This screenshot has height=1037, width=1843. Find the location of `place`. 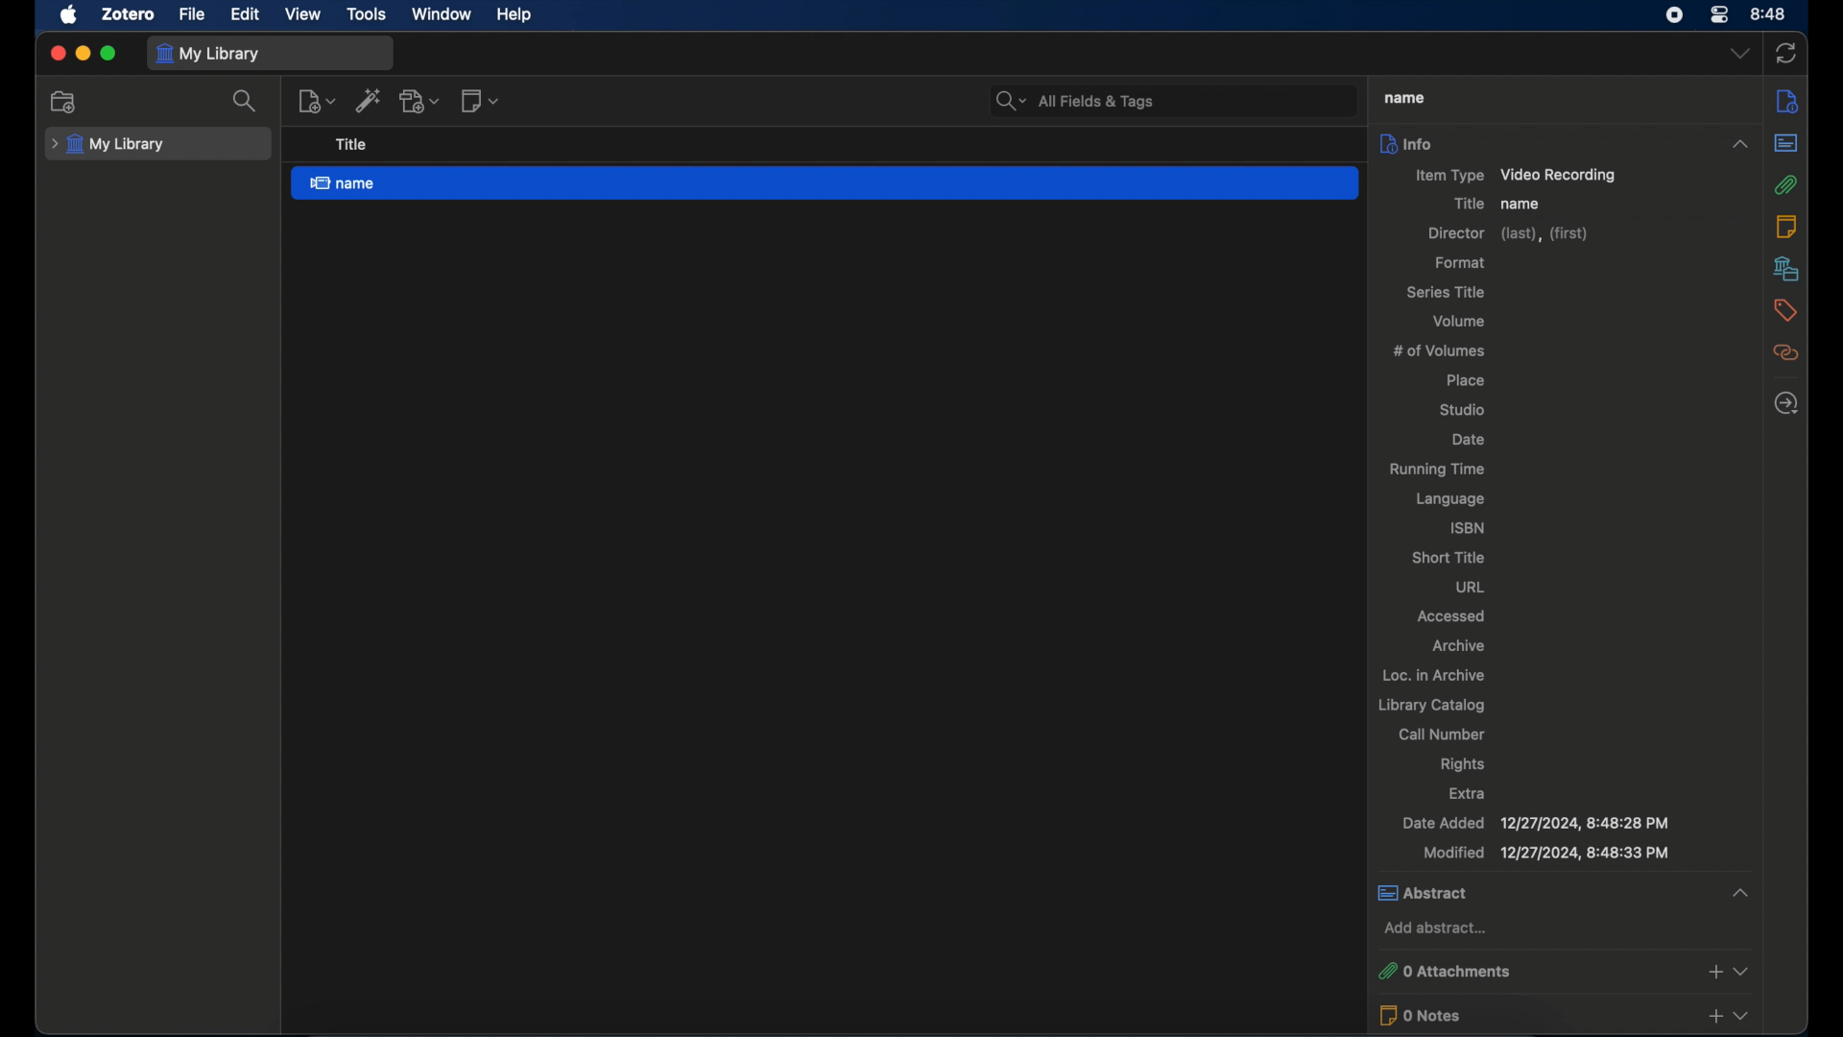

place is located at coordinates (1468, 380).